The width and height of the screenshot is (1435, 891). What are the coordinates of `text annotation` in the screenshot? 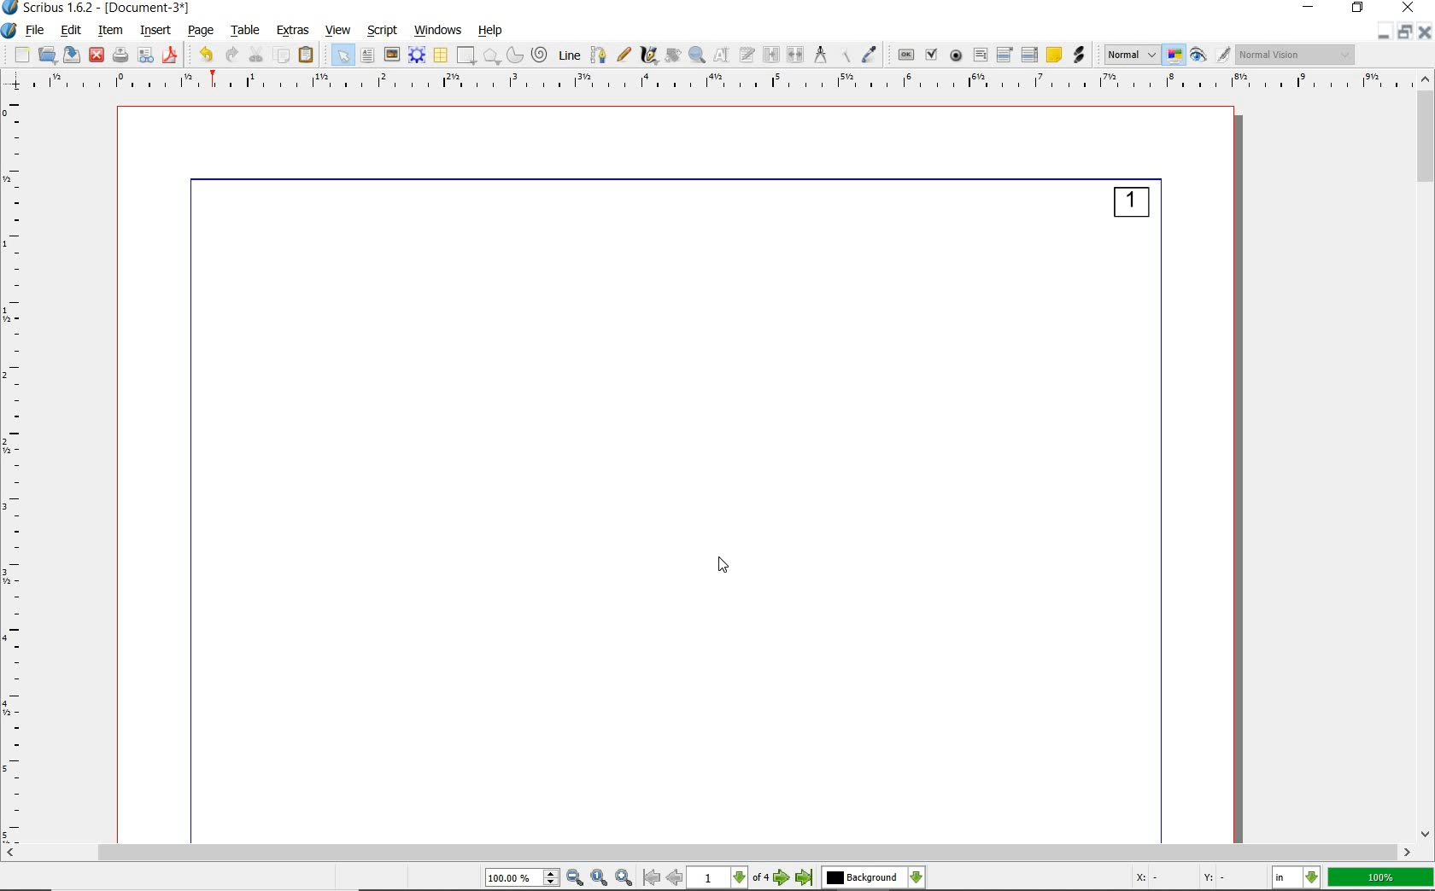 It's located at (1052, 55).